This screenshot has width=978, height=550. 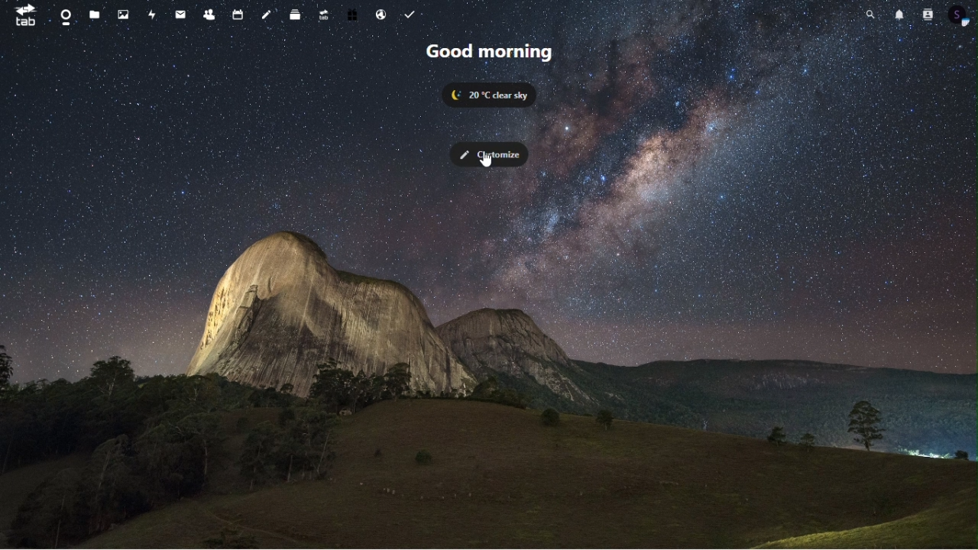 I want to click on Browser Background, so click(x=489, y=364).